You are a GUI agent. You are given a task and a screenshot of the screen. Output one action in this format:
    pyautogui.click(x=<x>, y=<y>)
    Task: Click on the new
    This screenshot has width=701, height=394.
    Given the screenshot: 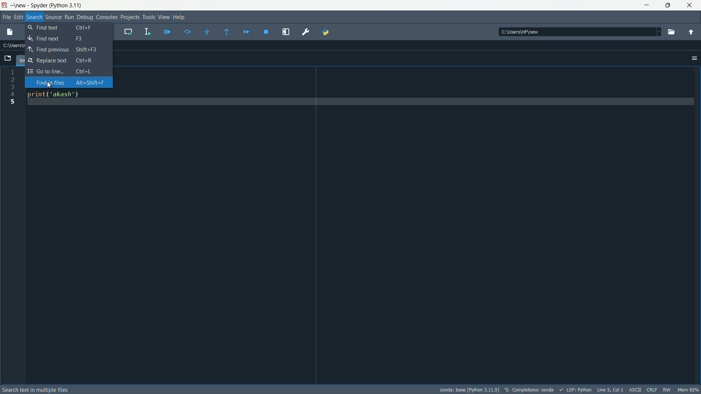 What is the action you would take?
    pyautogui.click(x=19, y=6)
    